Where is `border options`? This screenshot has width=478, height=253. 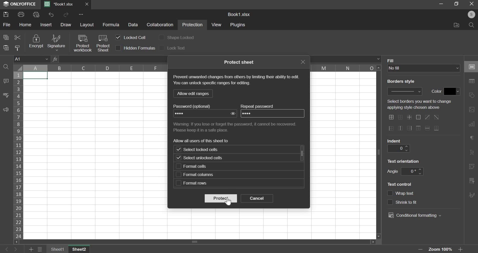 border options is located at coordinates (391, 117).